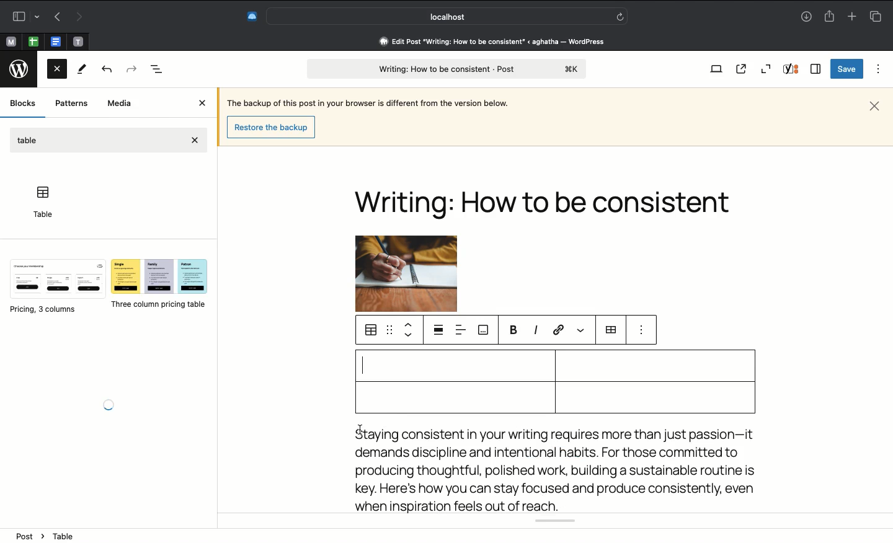 Image resolution: width=893 pixels, height=543 pixels. I want to click on Extensions, so click(245, 17).